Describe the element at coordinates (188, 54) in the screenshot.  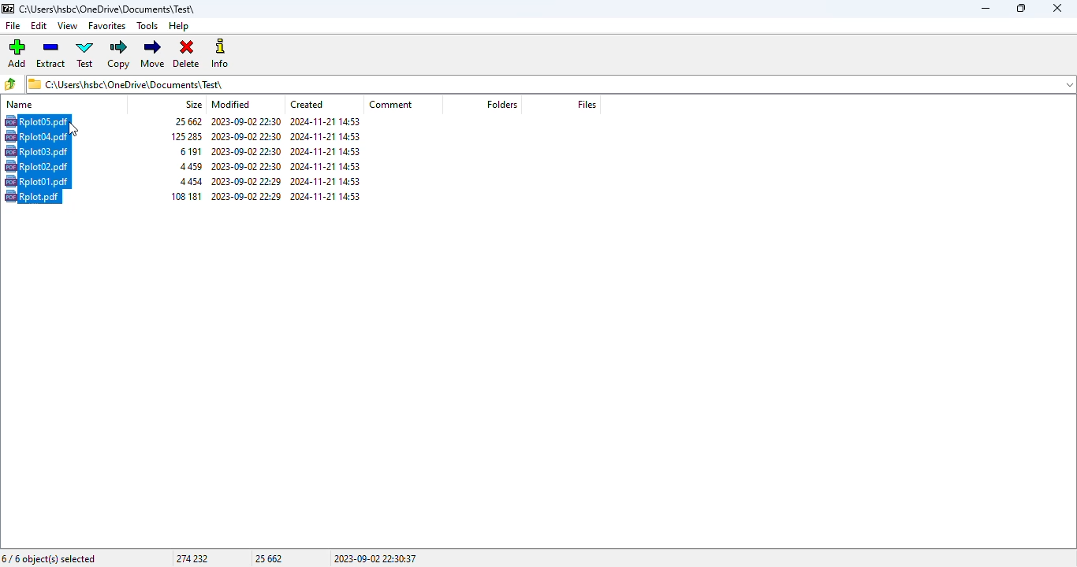
I see `delete` at that location.